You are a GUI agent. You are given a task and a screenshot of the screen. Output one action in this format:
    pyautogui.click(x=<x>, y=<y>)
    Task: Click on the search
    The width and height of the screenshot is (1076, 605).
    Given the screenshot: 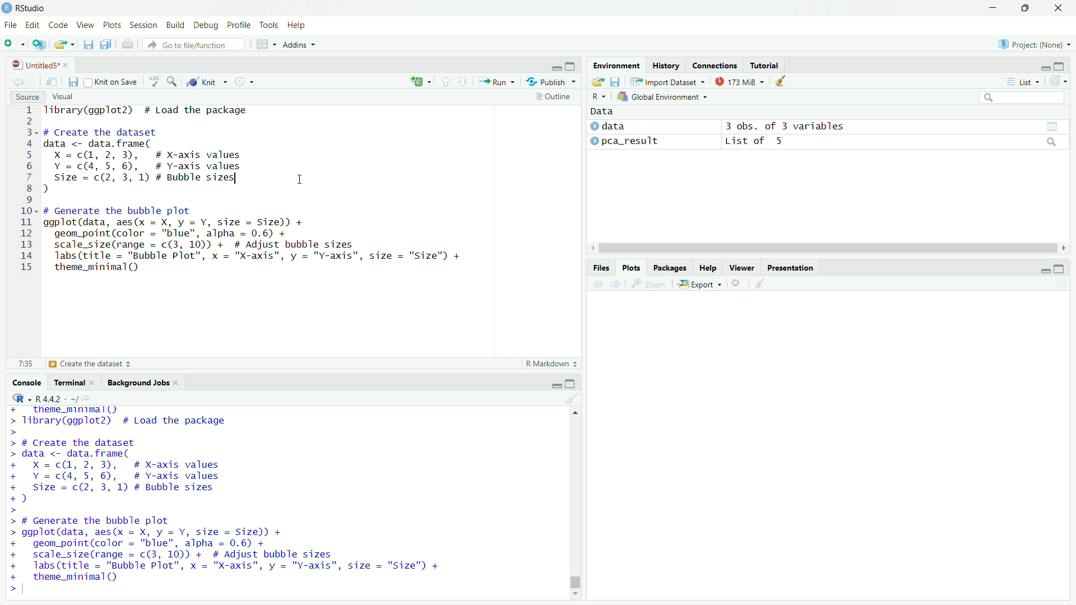 What is the action you would take?
    pyautogui.click(x=1024, y=97)
    